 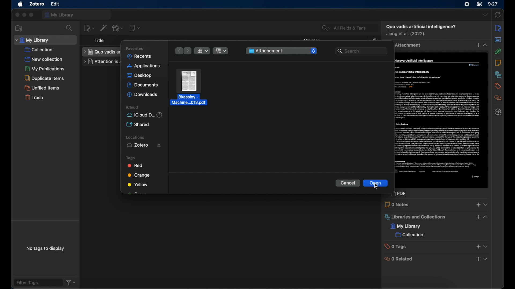 What do you see at coordinates (486, 247) in the screenshot?
I see `dropdown menu` at bounding box center [486, 247].